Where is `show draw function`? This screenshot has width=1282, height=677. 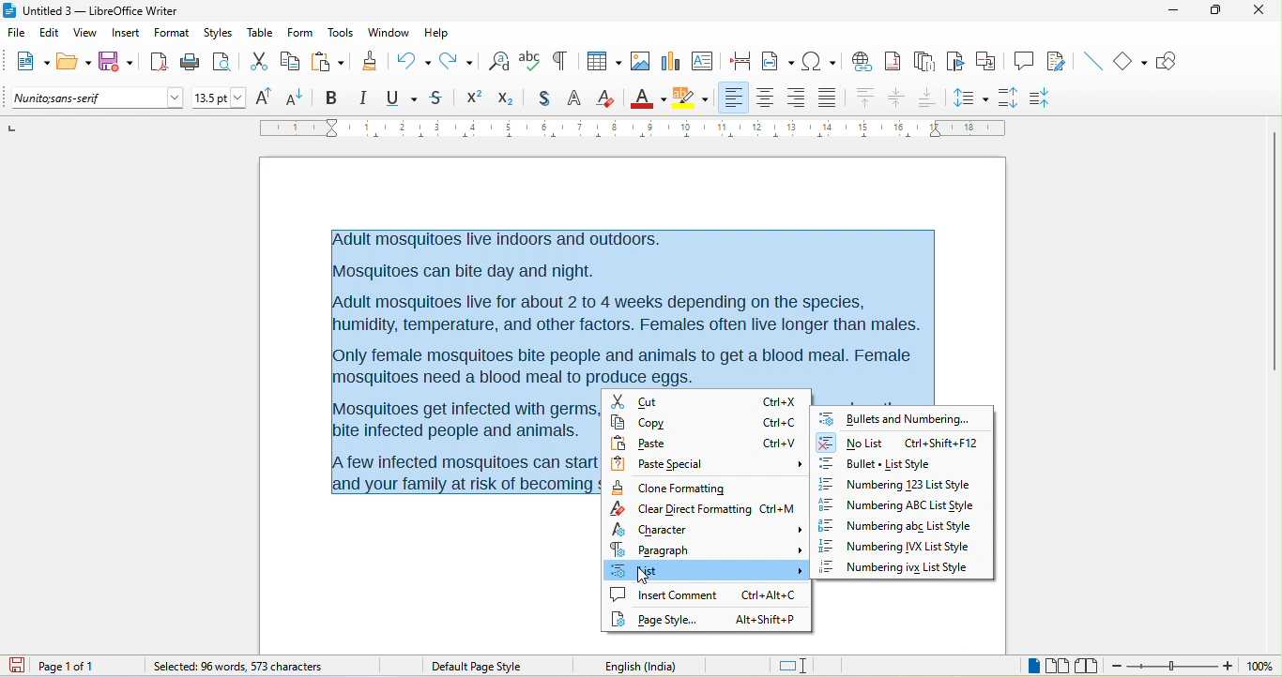 show draw function is located at coordinates (1175, 63).